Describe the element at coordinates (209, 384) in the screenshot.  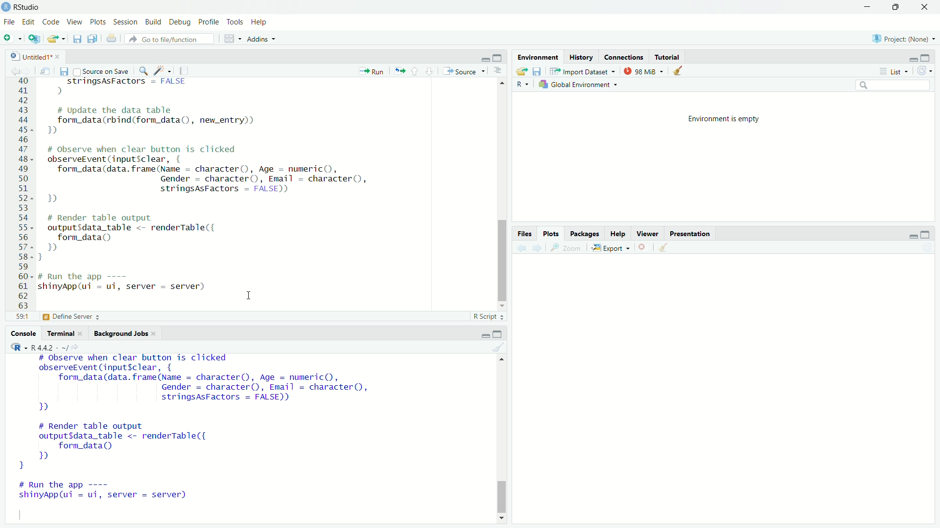
I see `code to observe when clear button is clicked` at that location.